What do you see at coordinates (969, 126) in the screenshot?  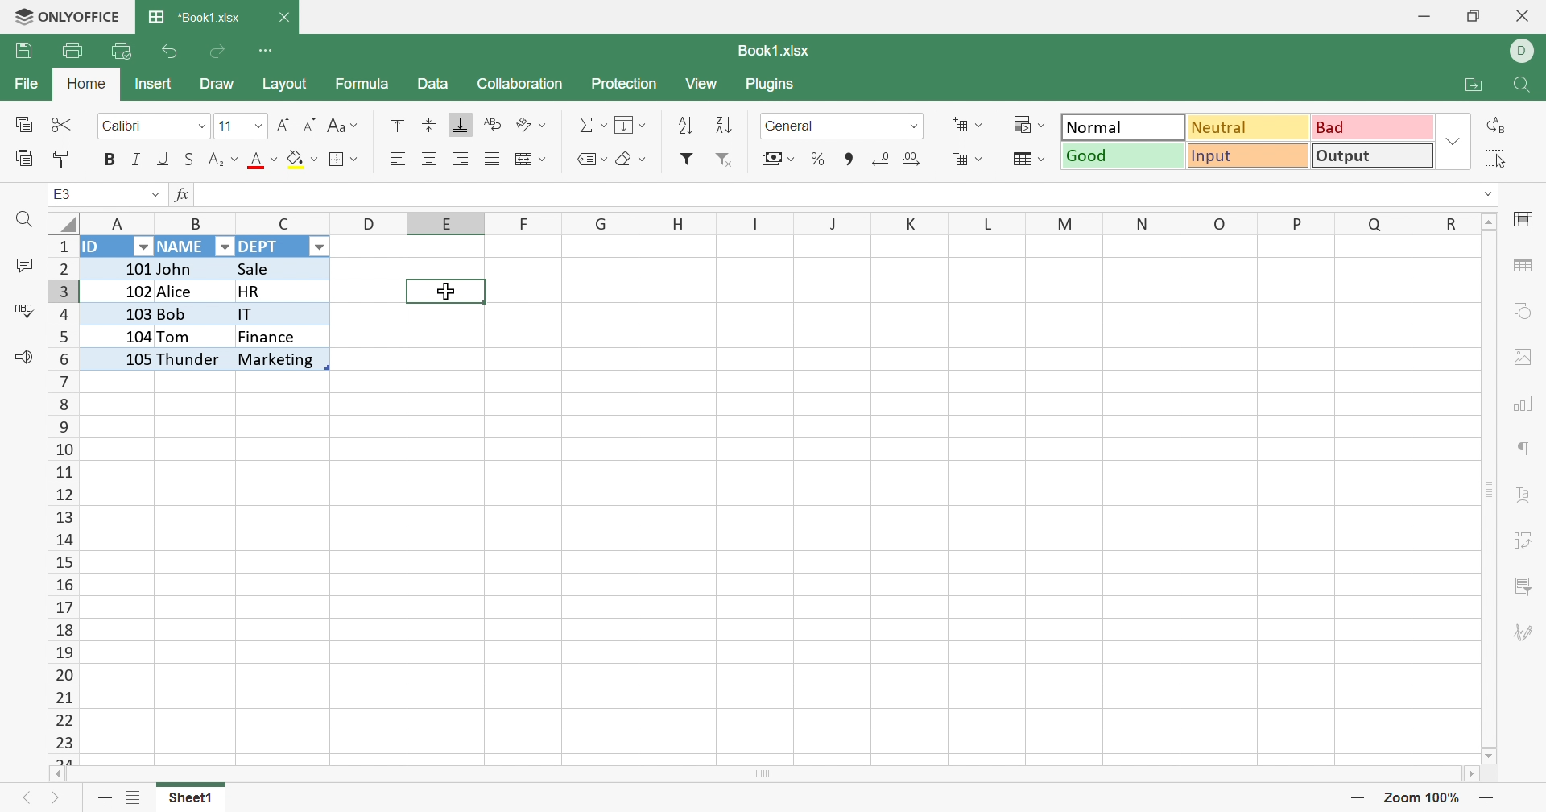 I see `Insert ` at bounding box center [969, 126].